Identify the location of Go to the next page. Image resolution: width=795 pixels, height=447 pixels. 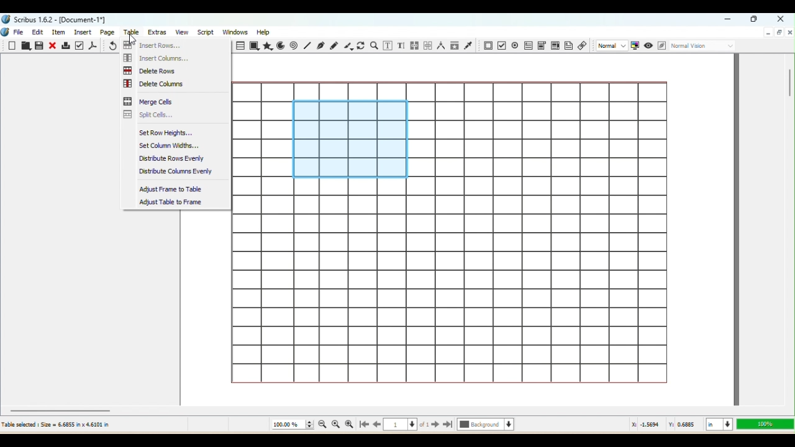
(435, 425).